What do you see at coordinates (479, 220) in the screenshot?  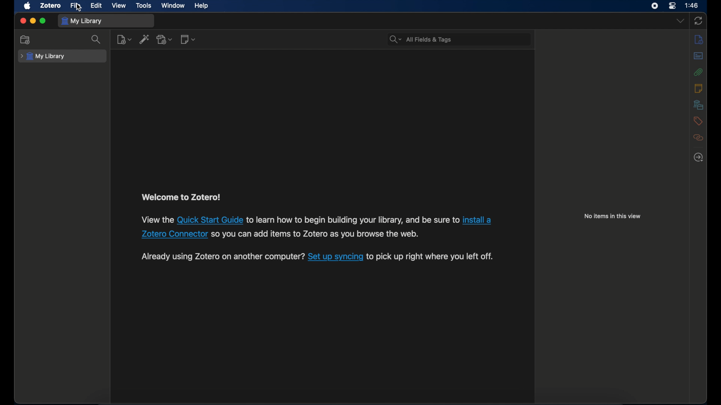 I see `install a` at bounding box center [479, 220].